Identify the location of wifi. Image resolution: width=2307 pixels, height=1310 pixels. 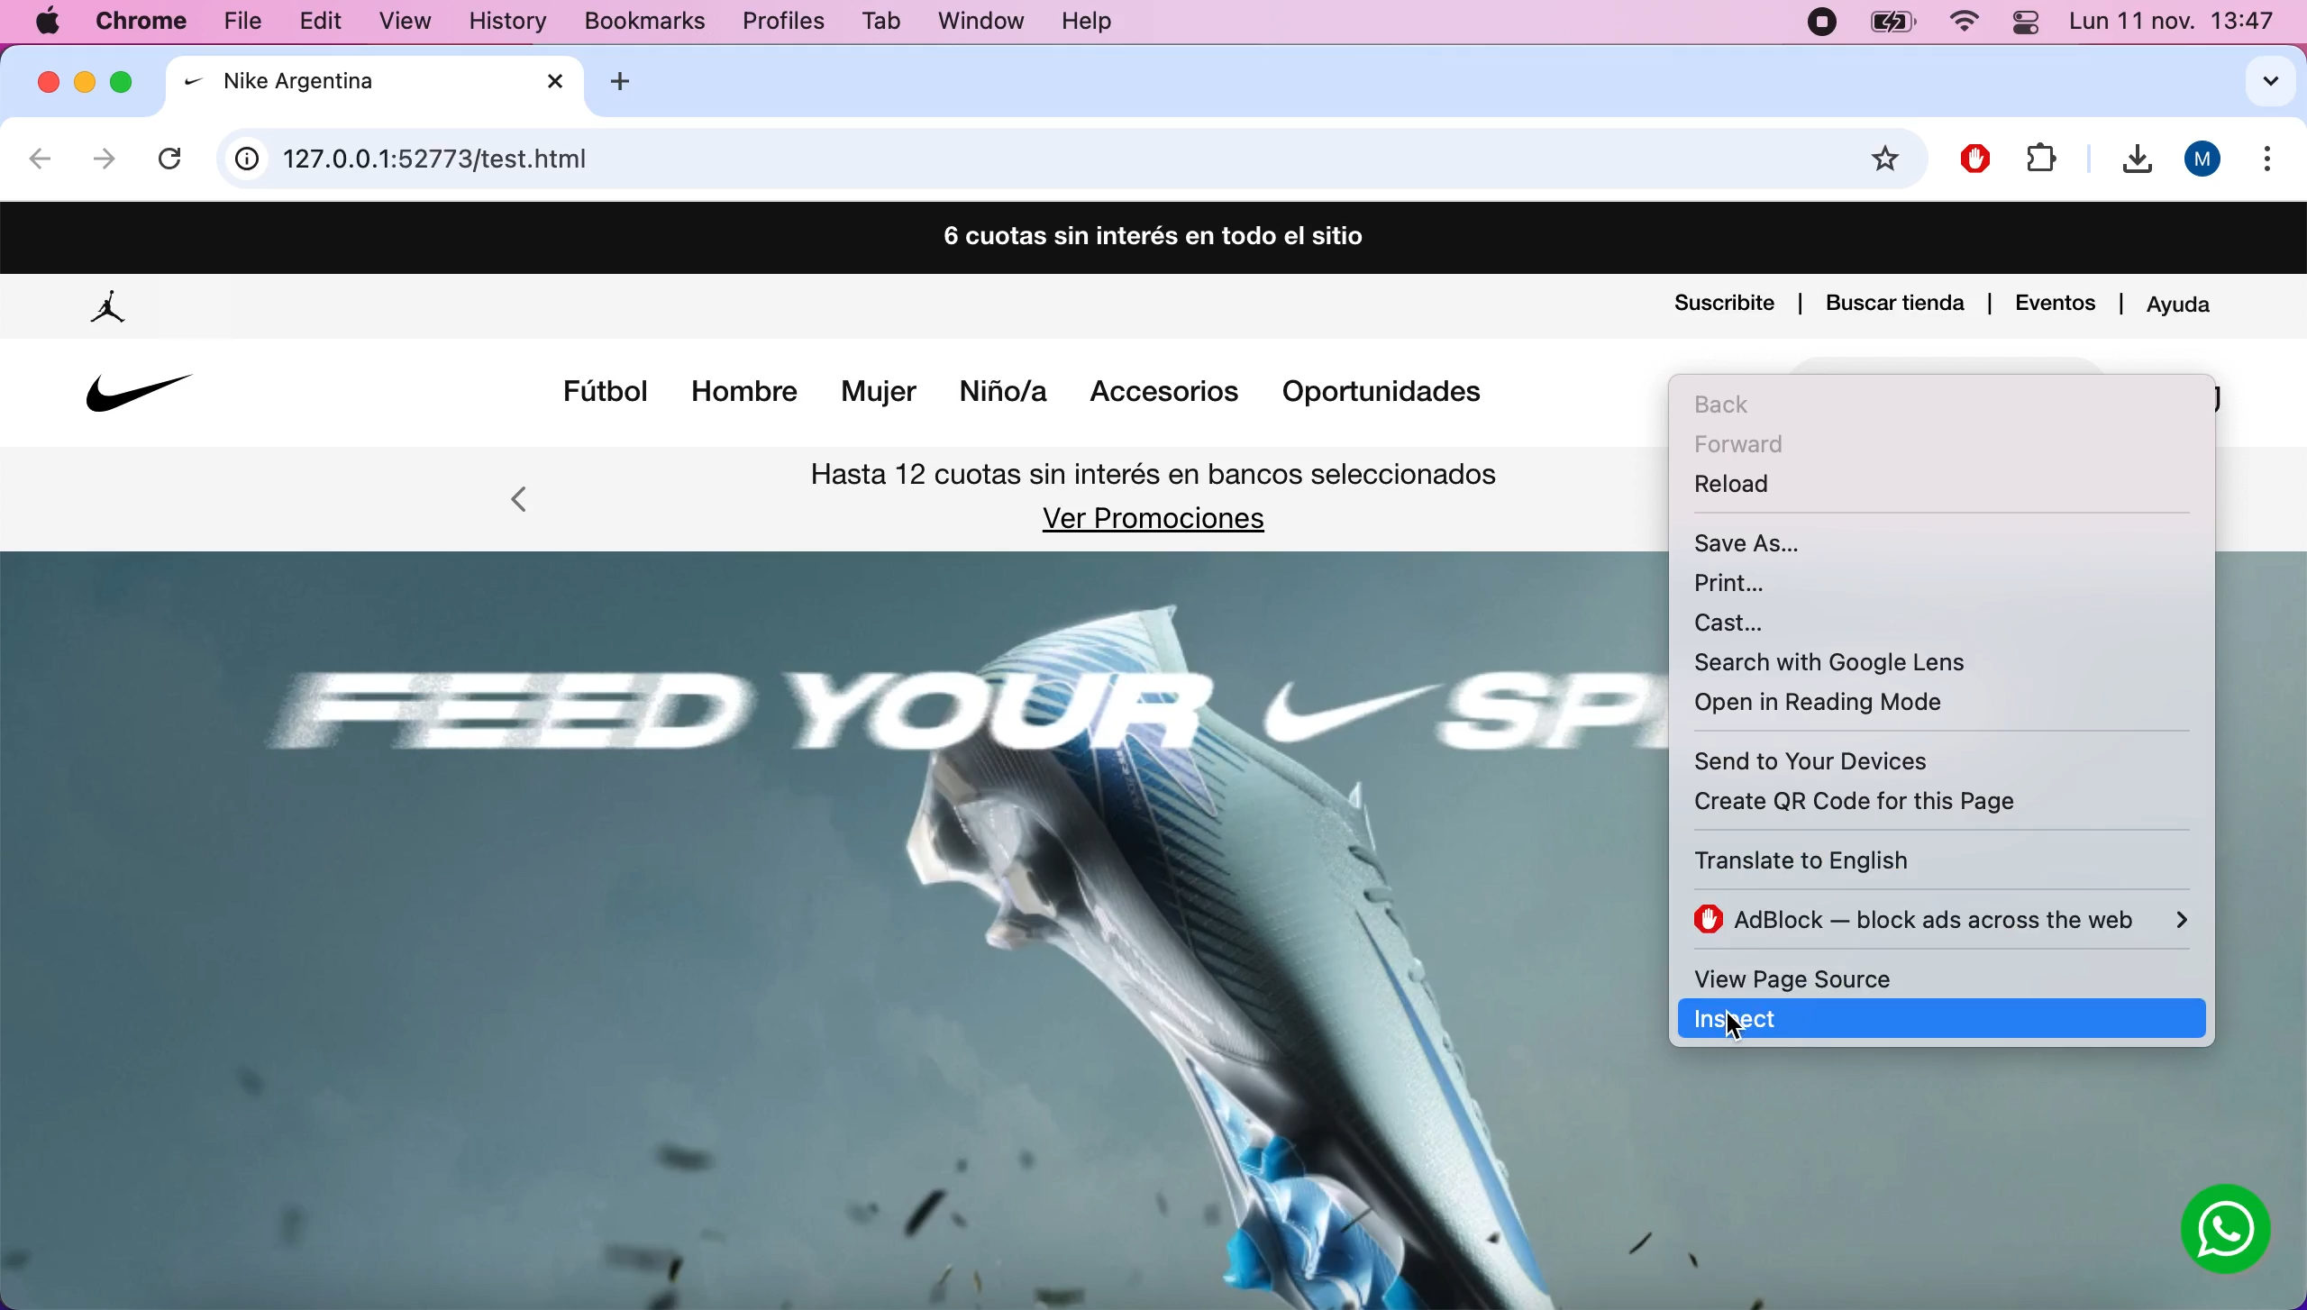
(1963, 25).